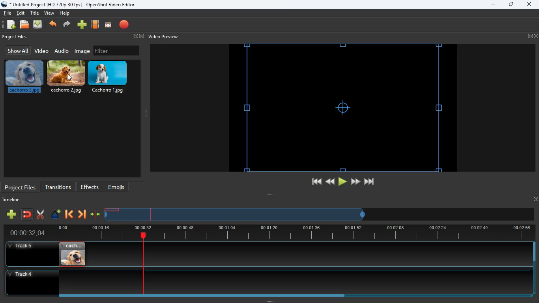 This screenshot has width=539, height=303. What do you see at coordinates (90, 187) in the screenshot?
I see `effects` at bounding box center [90, 187].